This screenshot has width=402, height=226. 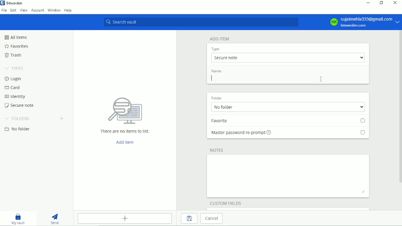 What do you see at coordinates (218, 150) in the screenshot?
I see `Notes` at bounding box center [218, 150].